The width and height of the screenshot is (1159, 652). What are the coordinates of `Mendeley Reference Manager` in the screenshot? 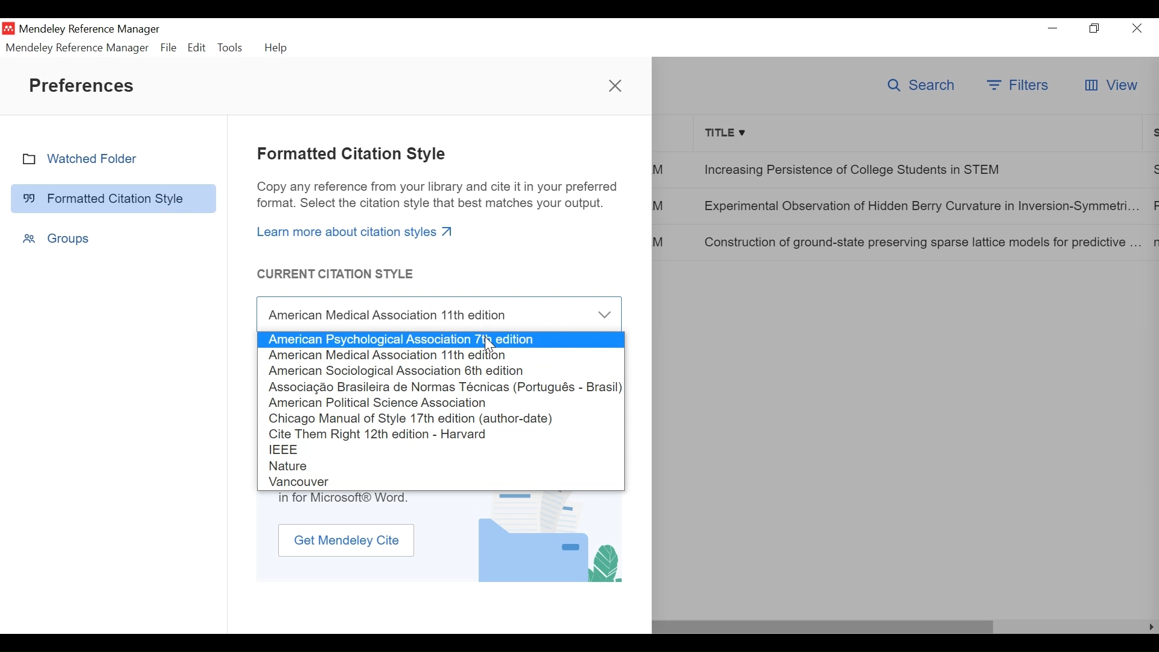 It's located at (92, 30).